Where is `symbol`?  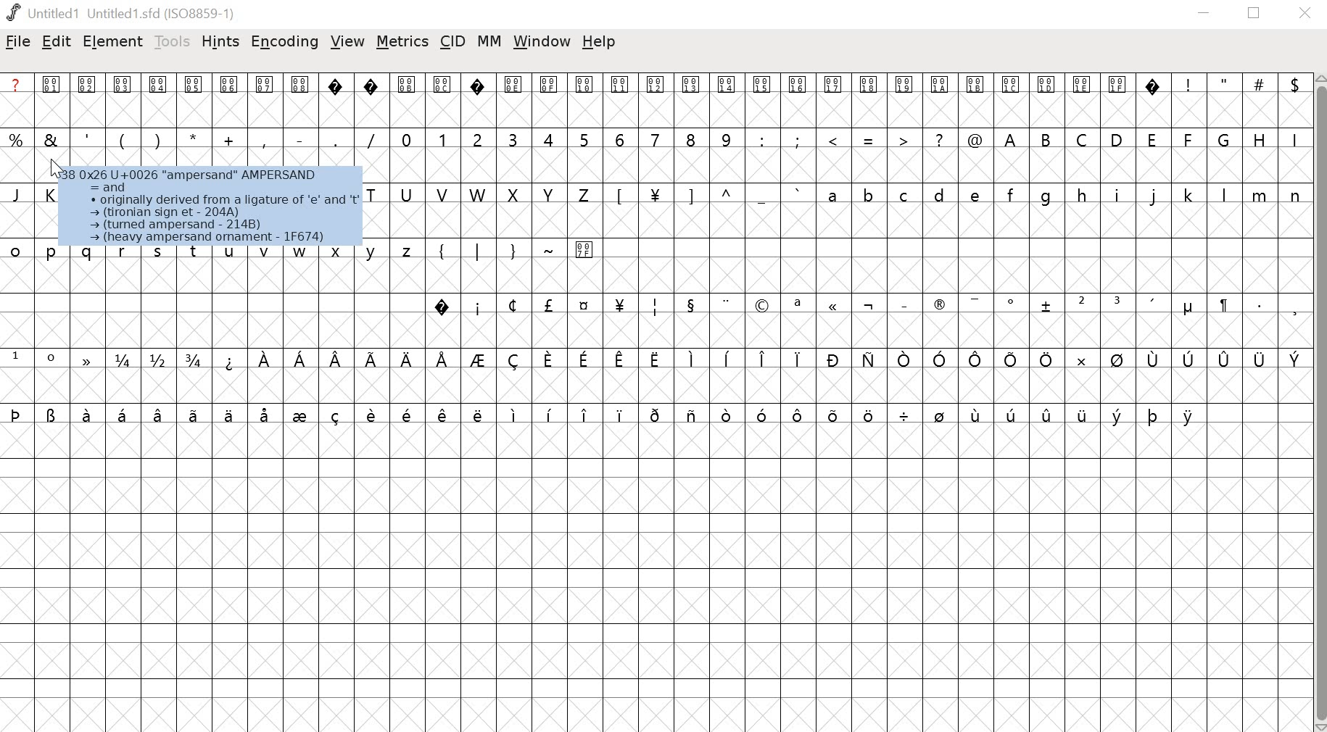
symbol is located at coordinates (1117, 359).